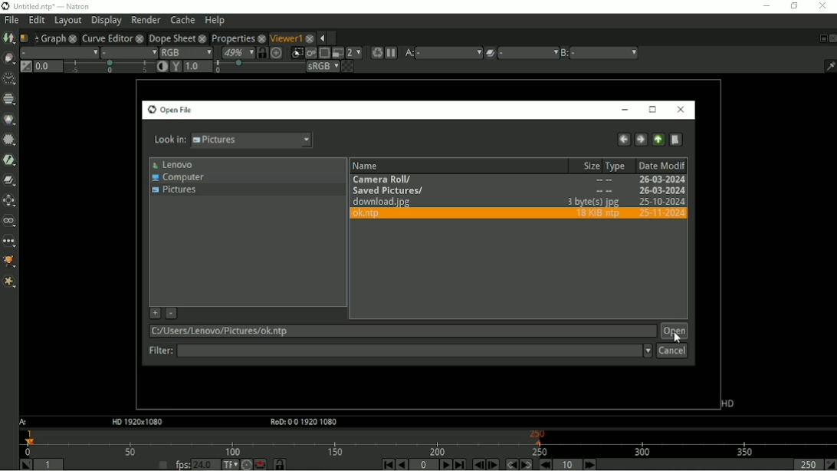 Image resolution: width=837 pixels, height=471 pixels. What do you see at coordinates (827, 65) in the screenshot?
I see `Information bar` at bounding box center [827, 65].